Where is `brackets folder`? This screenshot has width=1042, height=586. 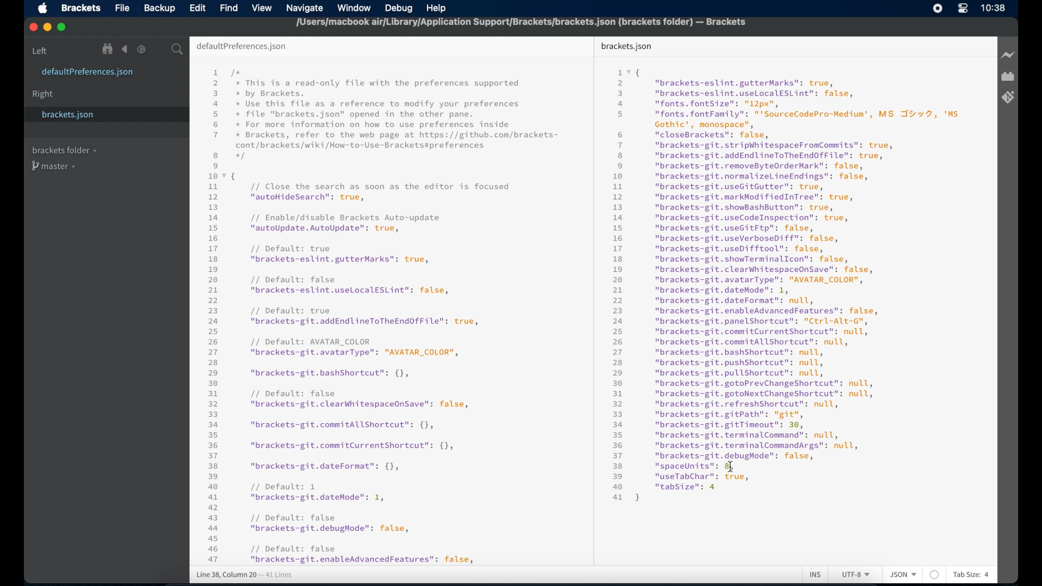 brackets folder is located at coordinates (64, 150).